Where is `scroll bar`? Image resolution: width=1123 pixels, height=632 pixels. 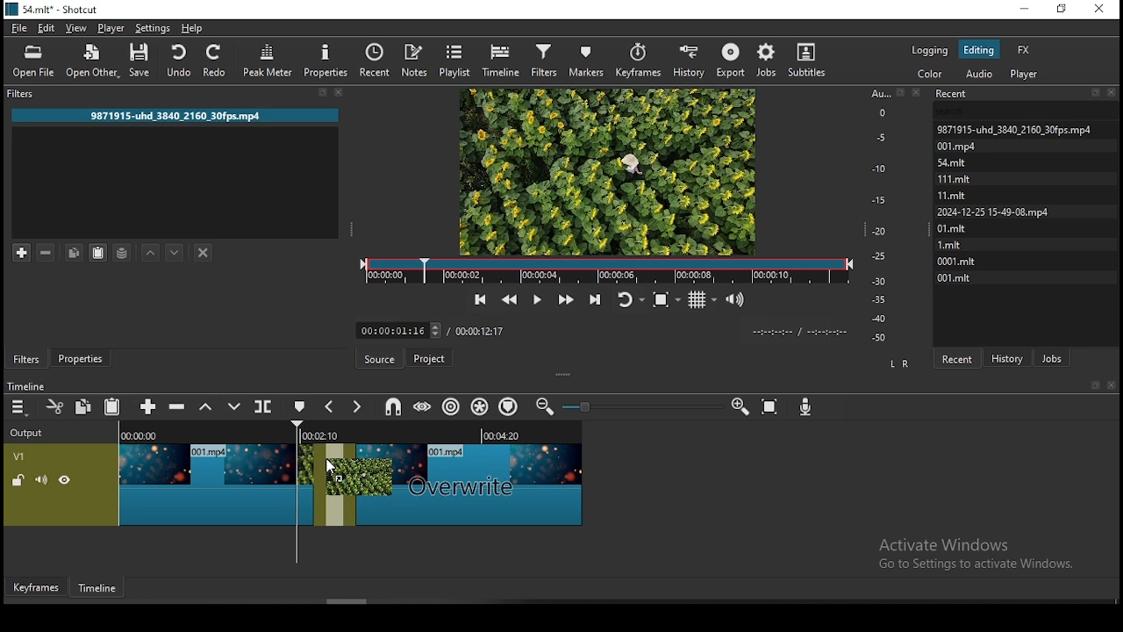 scroll bar is located at coordinates (354, 601).